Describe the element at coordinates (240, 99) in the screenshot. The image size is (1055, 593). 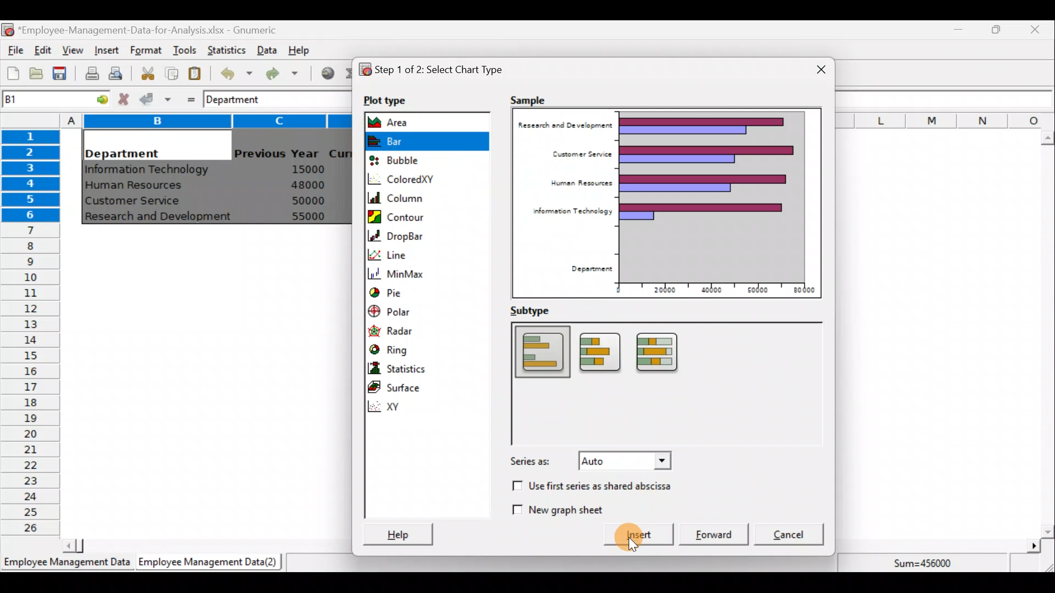
I see `Department` at that location.